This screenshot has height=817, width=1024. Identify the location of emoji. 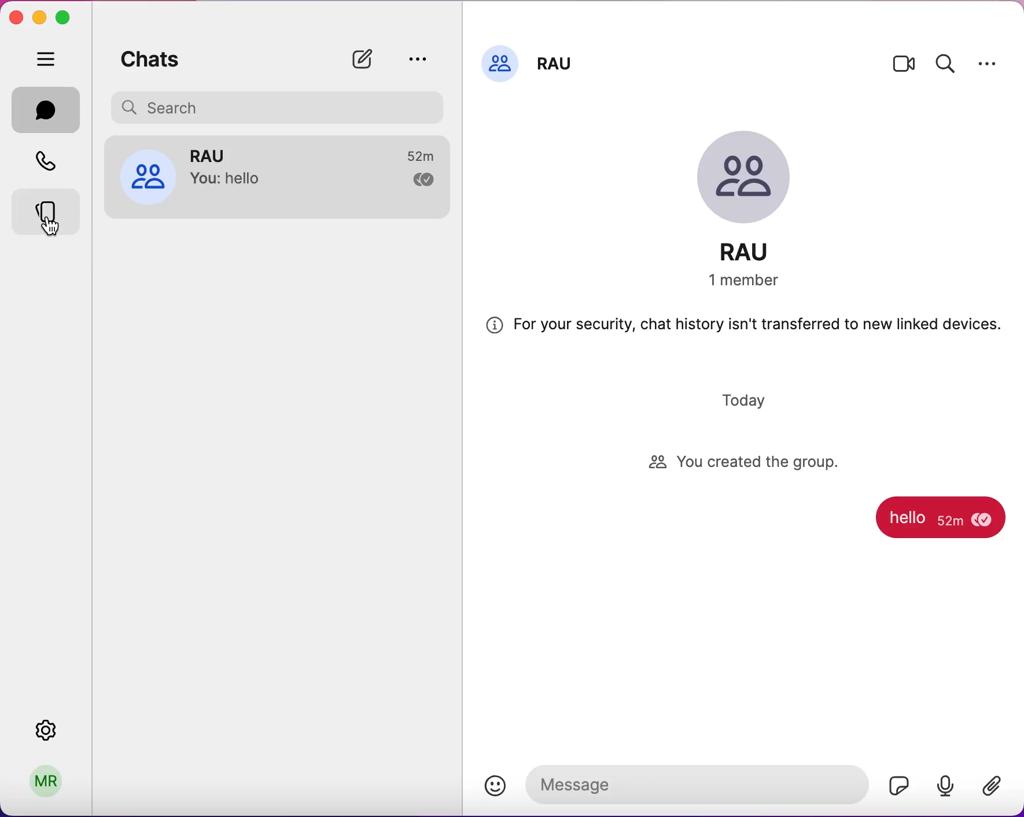
(495, 785).